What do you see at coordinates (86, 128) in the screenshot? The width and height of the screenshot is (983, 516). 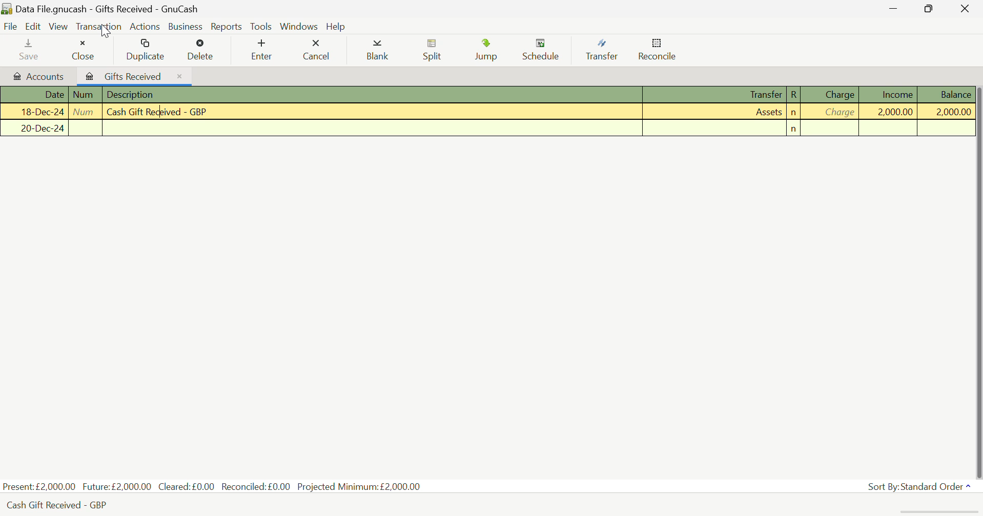 I see `Num` at bounding box center [86, 128].